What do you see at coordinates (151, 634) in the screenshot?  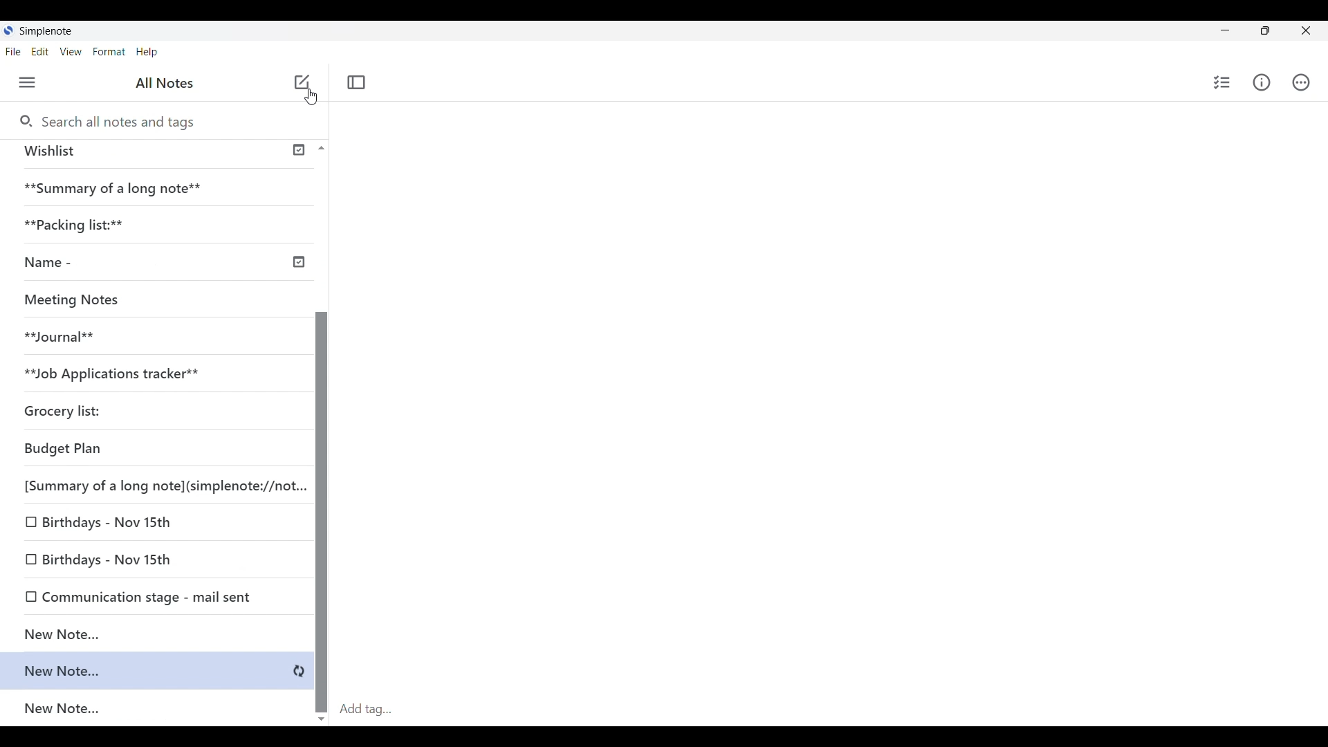 I see `New note` at bounding box center [151, 634].